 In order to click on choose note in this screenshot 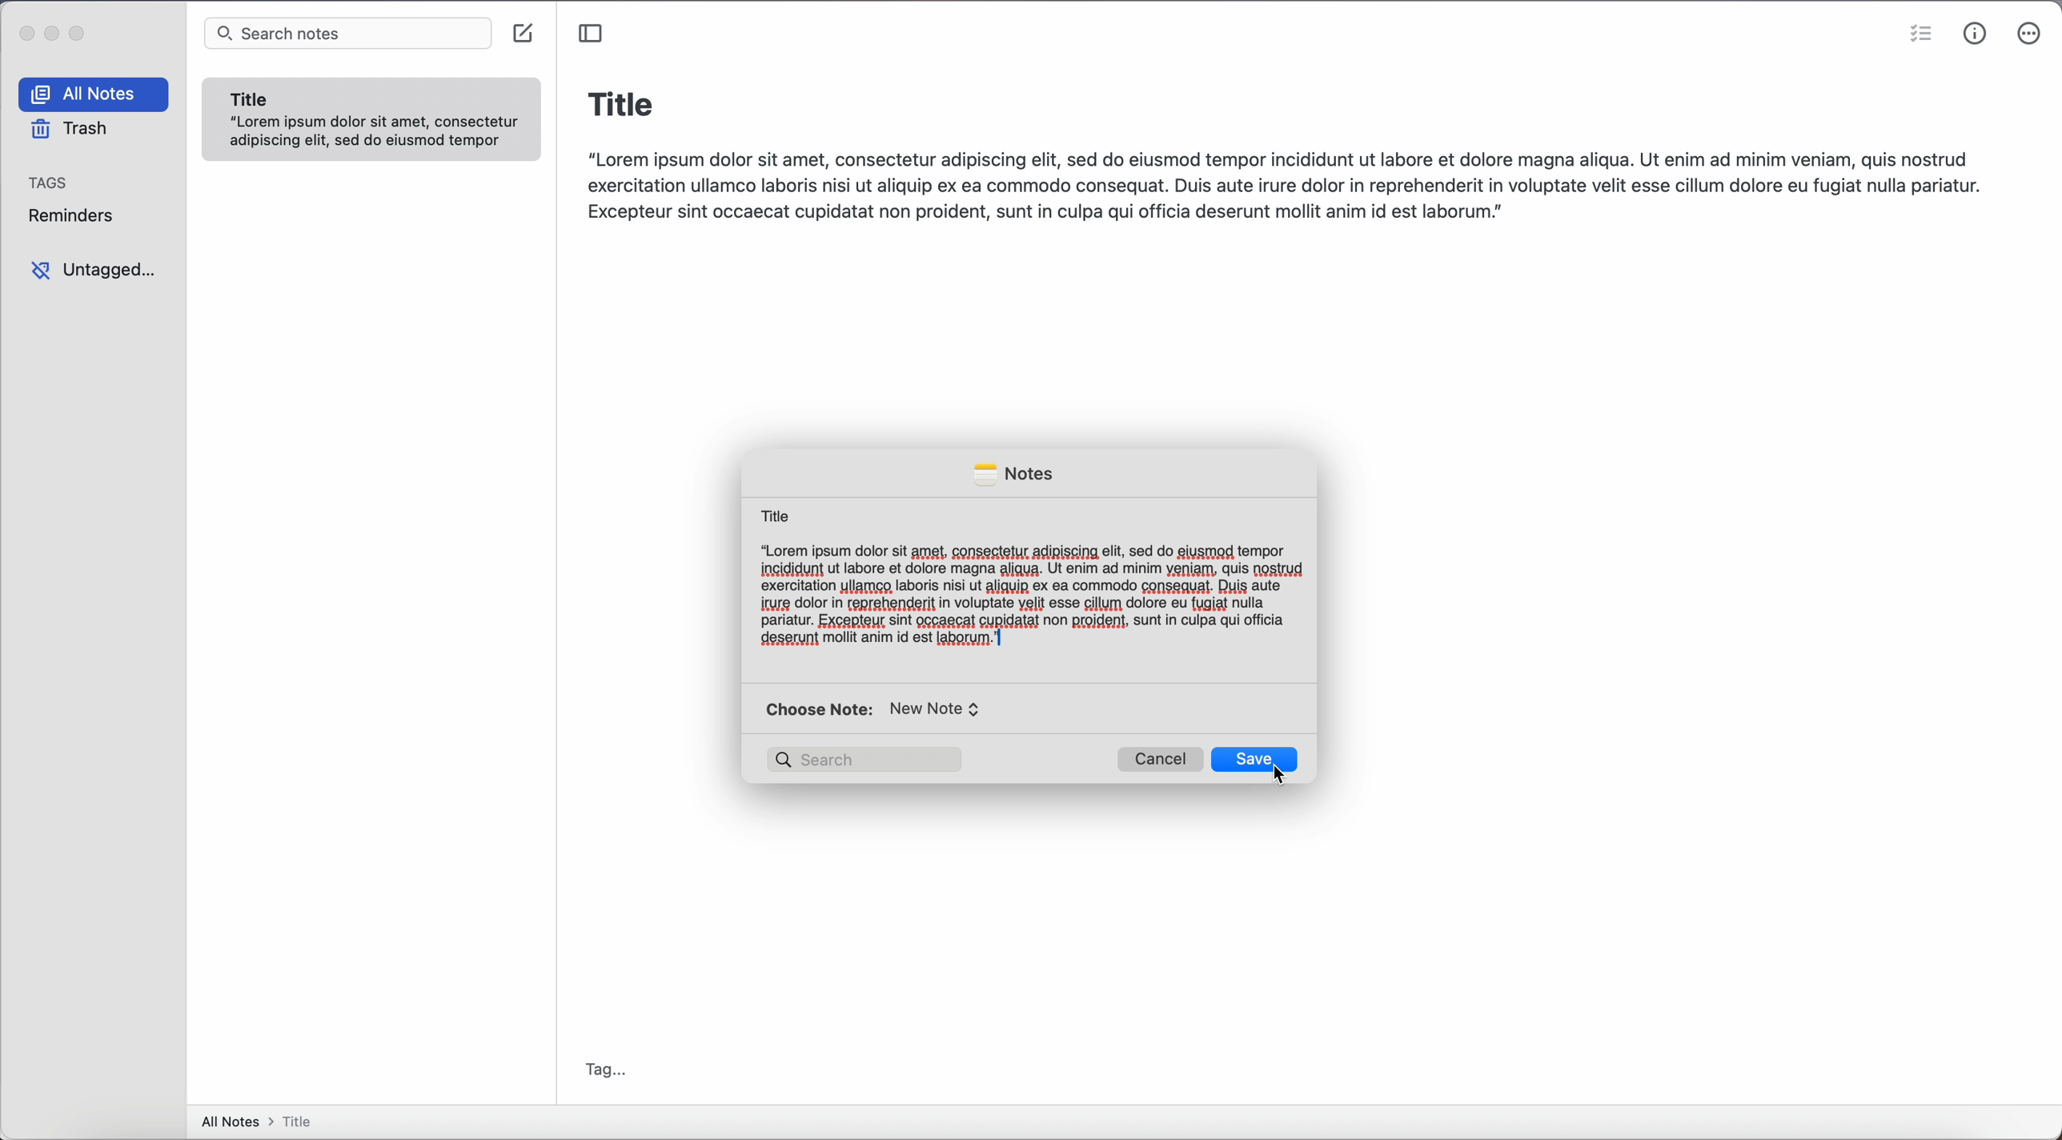, I will do `click(877, 709)`.